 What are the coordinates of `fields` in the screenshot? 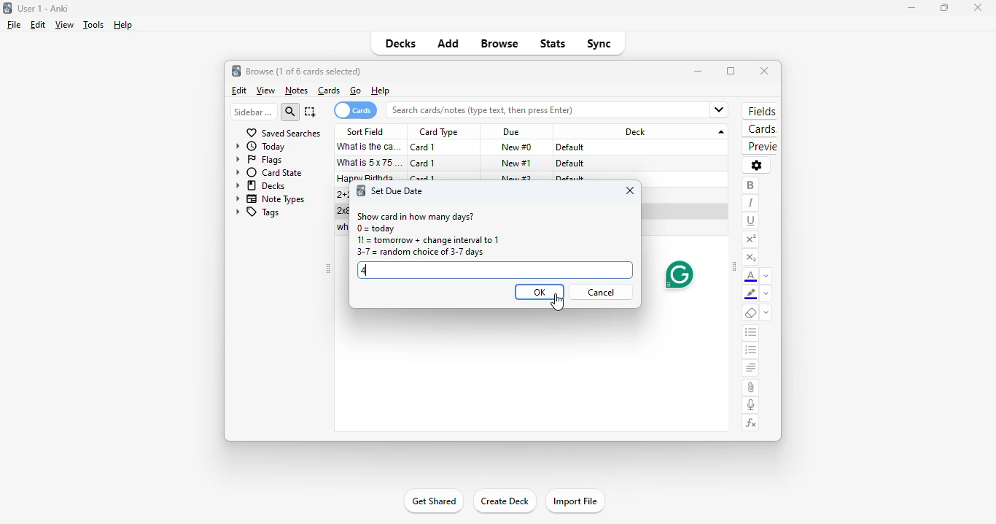 It's located at (760, 112).